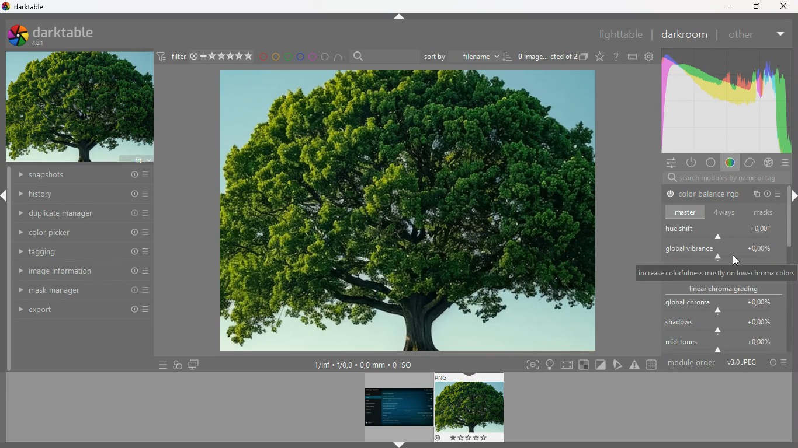 Image resolution: width=798 pixels, height=448 pixels. What do you see at coordinates (704, 195) in the screenshot?
I see `color balance` at bounding box center [704, 195].